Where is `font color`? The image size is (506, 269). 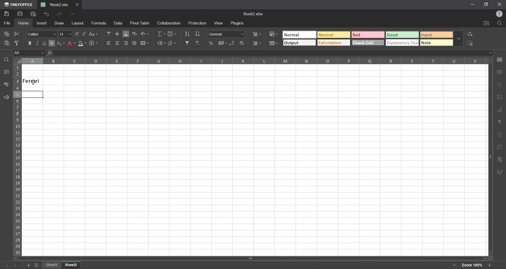
font color is located at coordinates (71, 43).